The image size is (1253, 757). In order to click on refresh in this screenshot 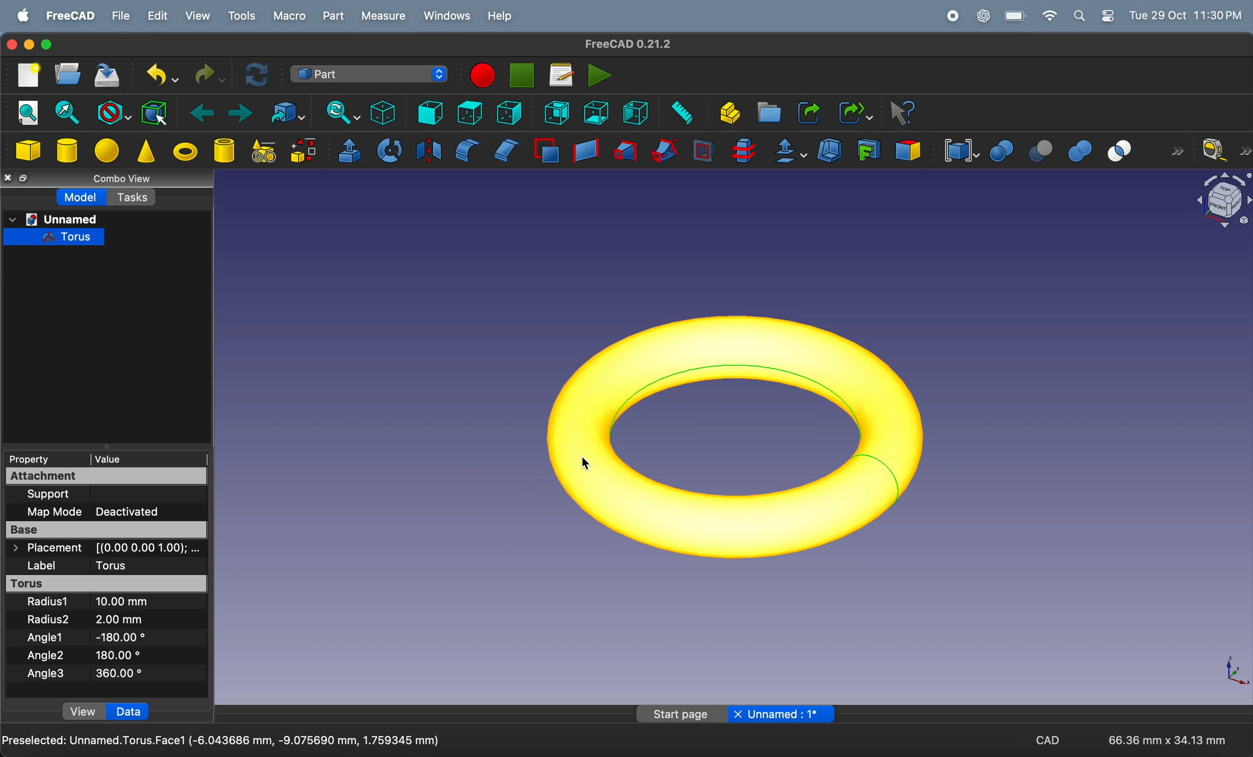, I will do `click(258, 76)`.